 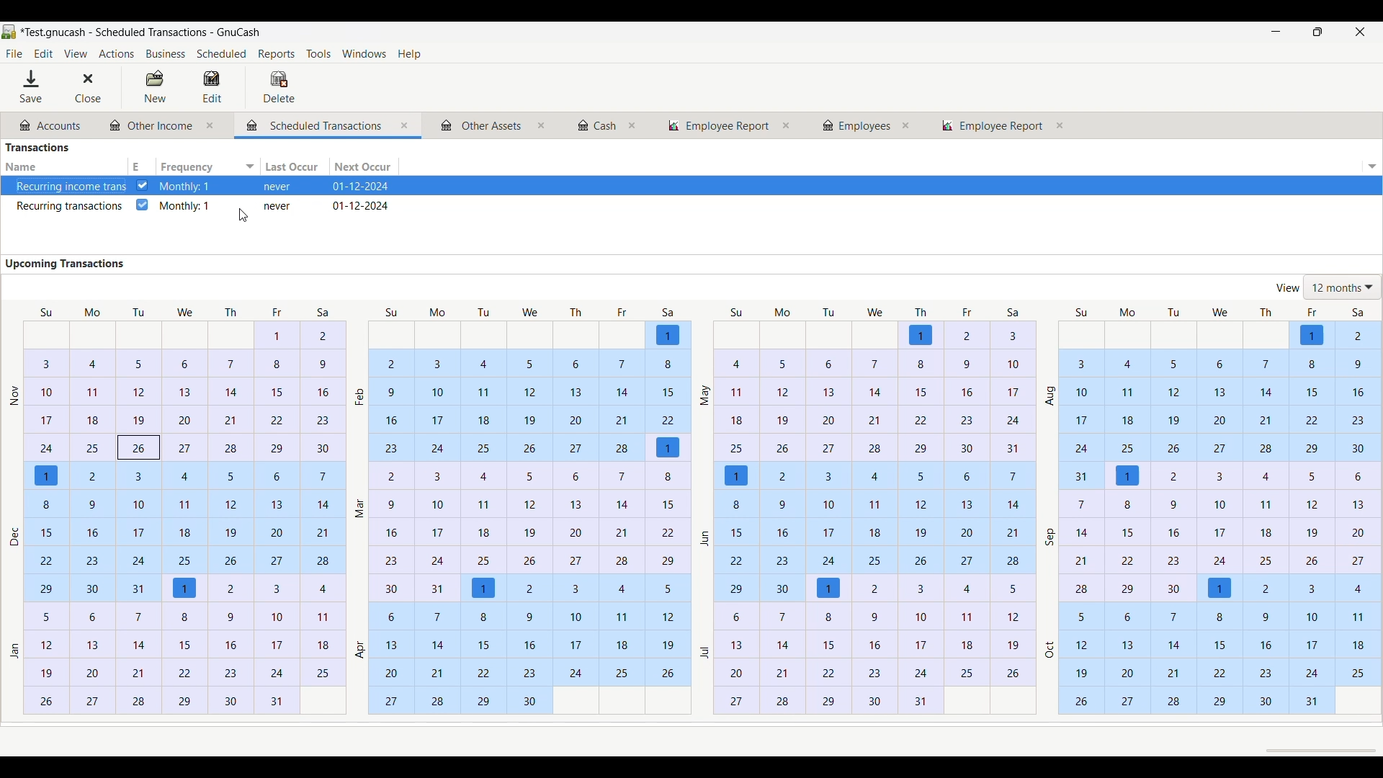 What do you see at coordinates (362, 207) in the screenshot?
I see `01-12-2024` at bounding box center [362, 207].